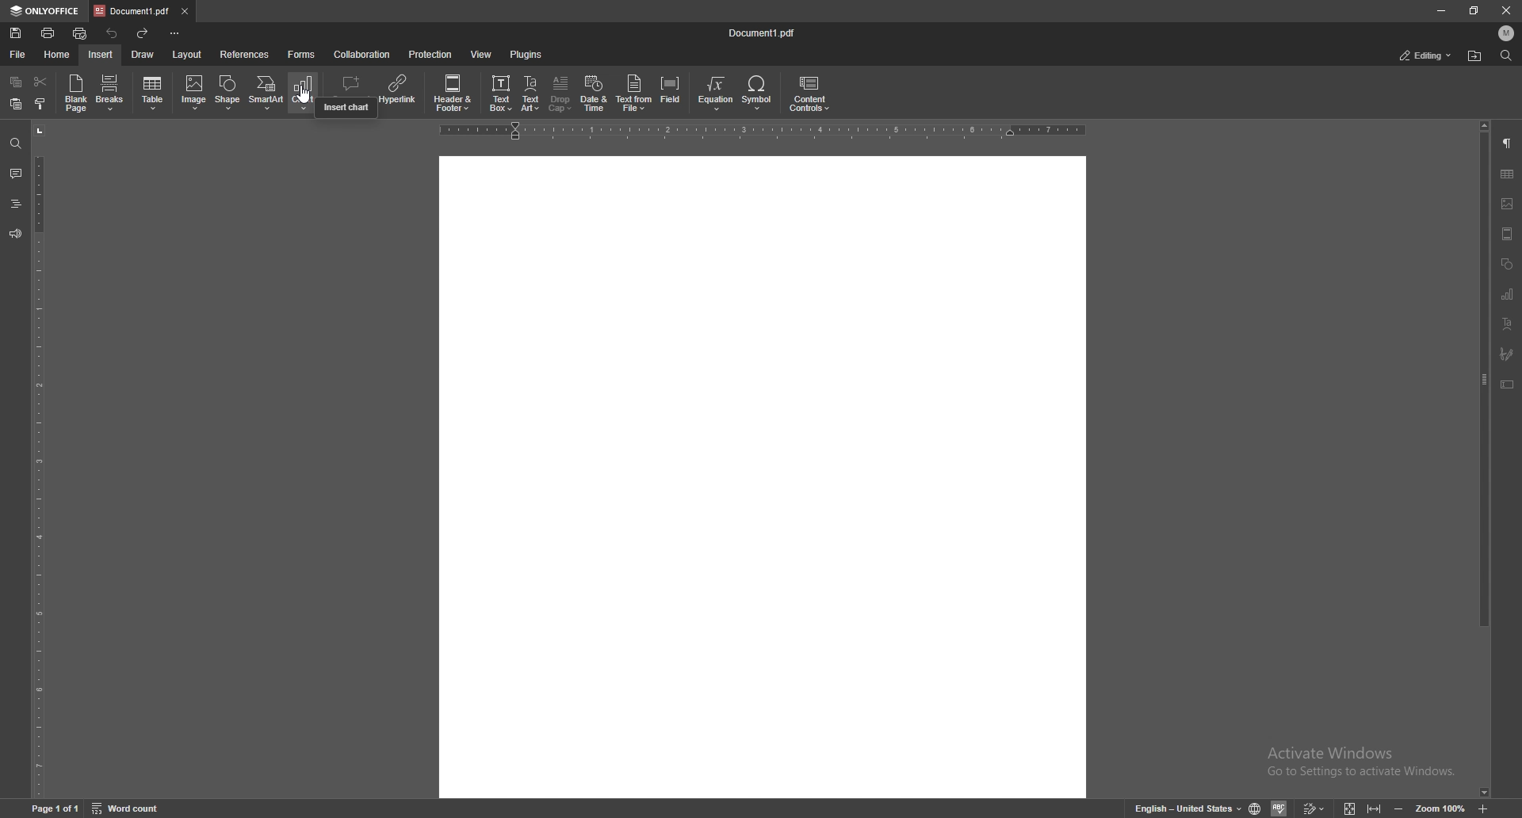  Describe the element at coordinates (1362, 760) in the screenshot. I see `Activate windows` at that location.